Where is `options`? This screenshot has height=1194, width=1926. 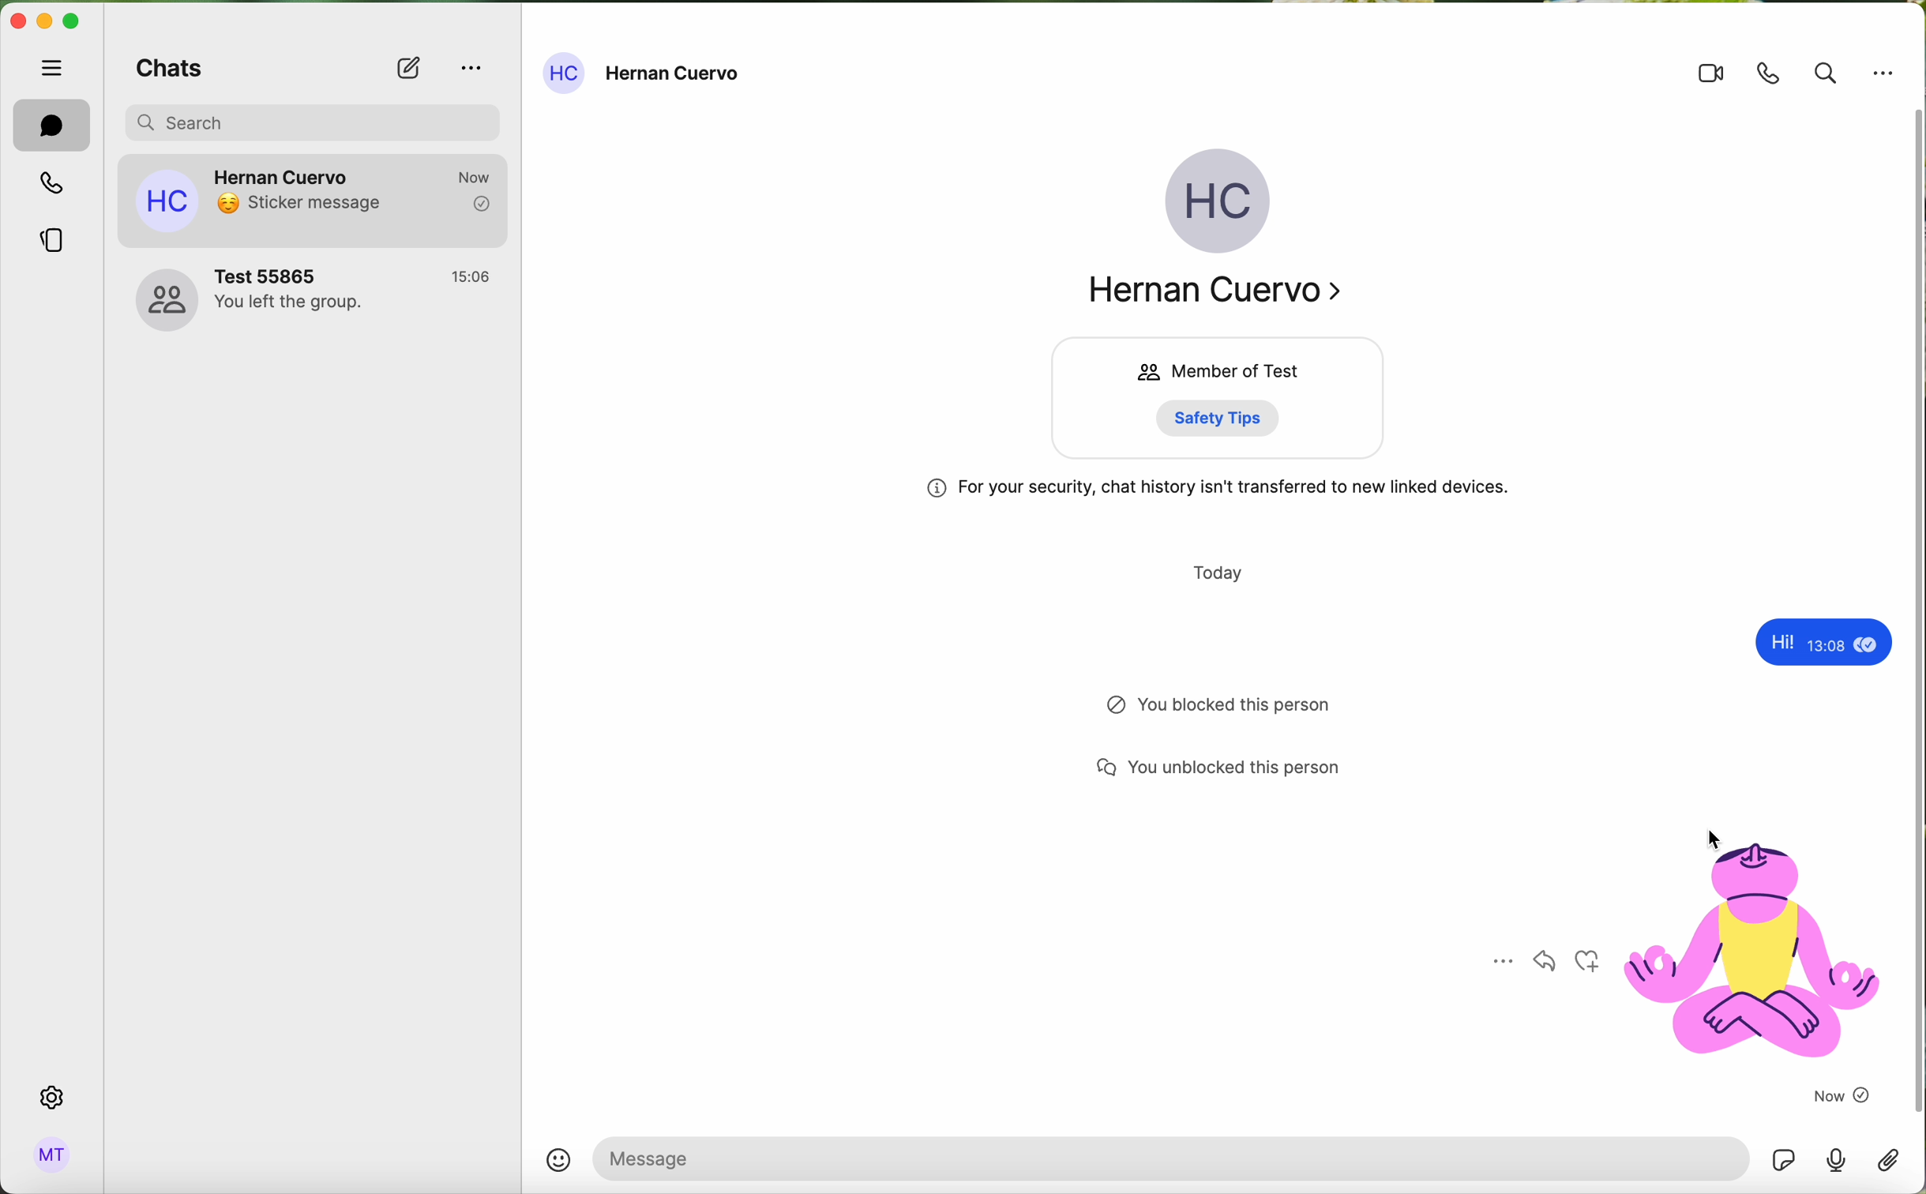
options is located at coordinates (471, 66).